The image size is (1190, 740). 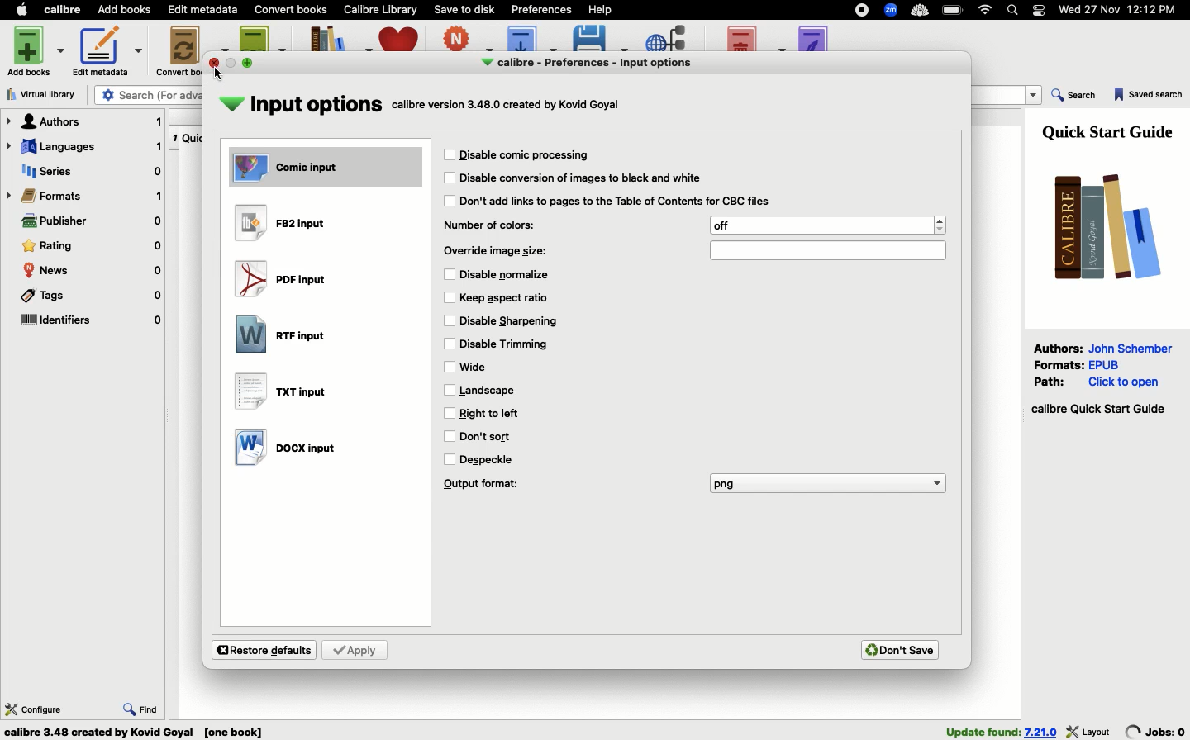 What do you see at coordinates (34, 708) in the screenshot?
I see `Configure` at bounding box center [34, 708].